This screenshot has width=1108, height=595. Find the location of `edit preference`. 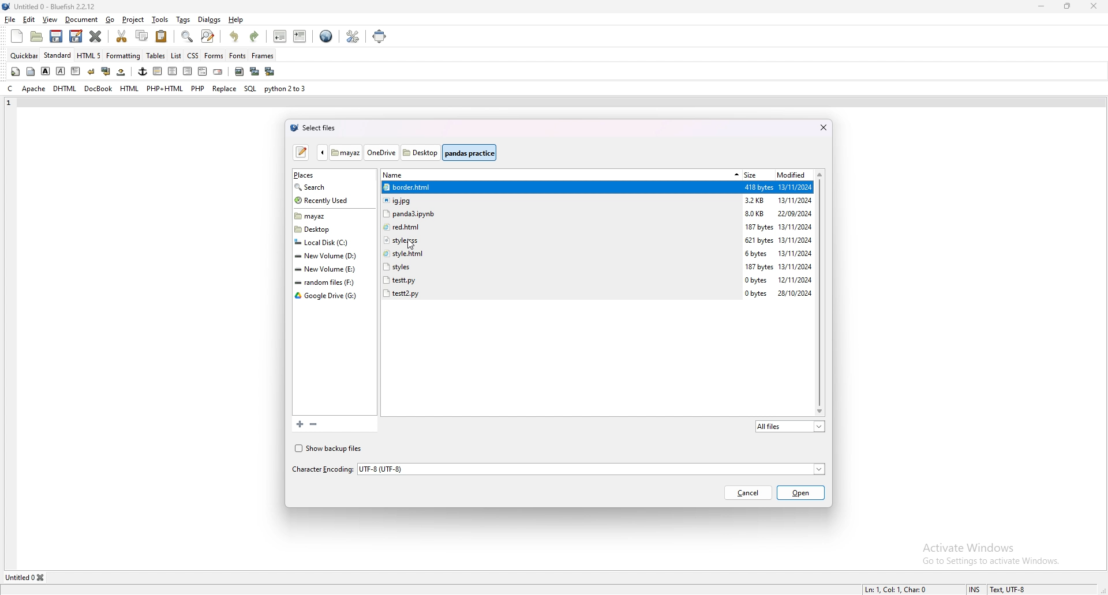

edit preference is located at coordinates (354, 36).